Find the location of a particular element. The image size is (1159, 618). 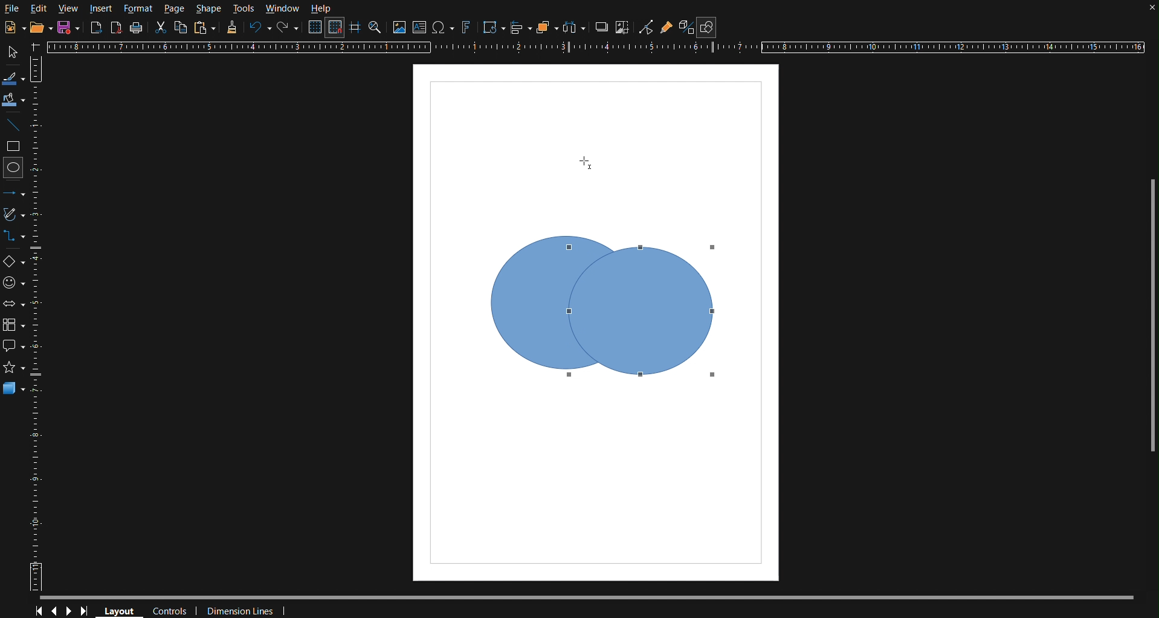

Line Color is located at coordinates (16, 77).